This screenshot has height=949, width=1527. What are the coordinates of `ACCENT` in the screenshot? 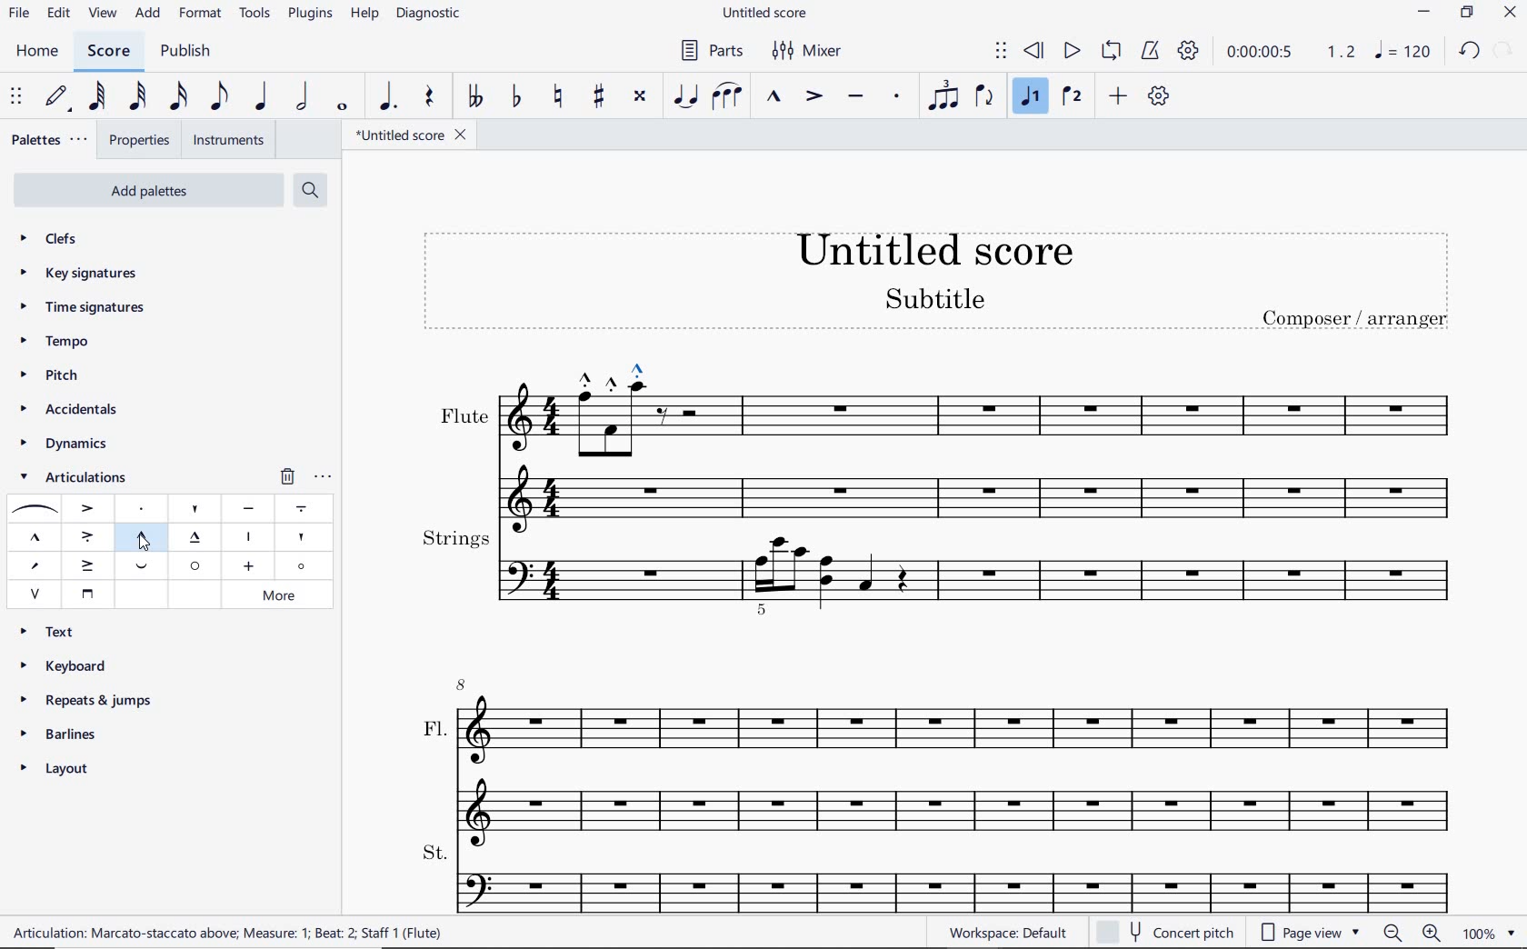 It's located at (813, 97).